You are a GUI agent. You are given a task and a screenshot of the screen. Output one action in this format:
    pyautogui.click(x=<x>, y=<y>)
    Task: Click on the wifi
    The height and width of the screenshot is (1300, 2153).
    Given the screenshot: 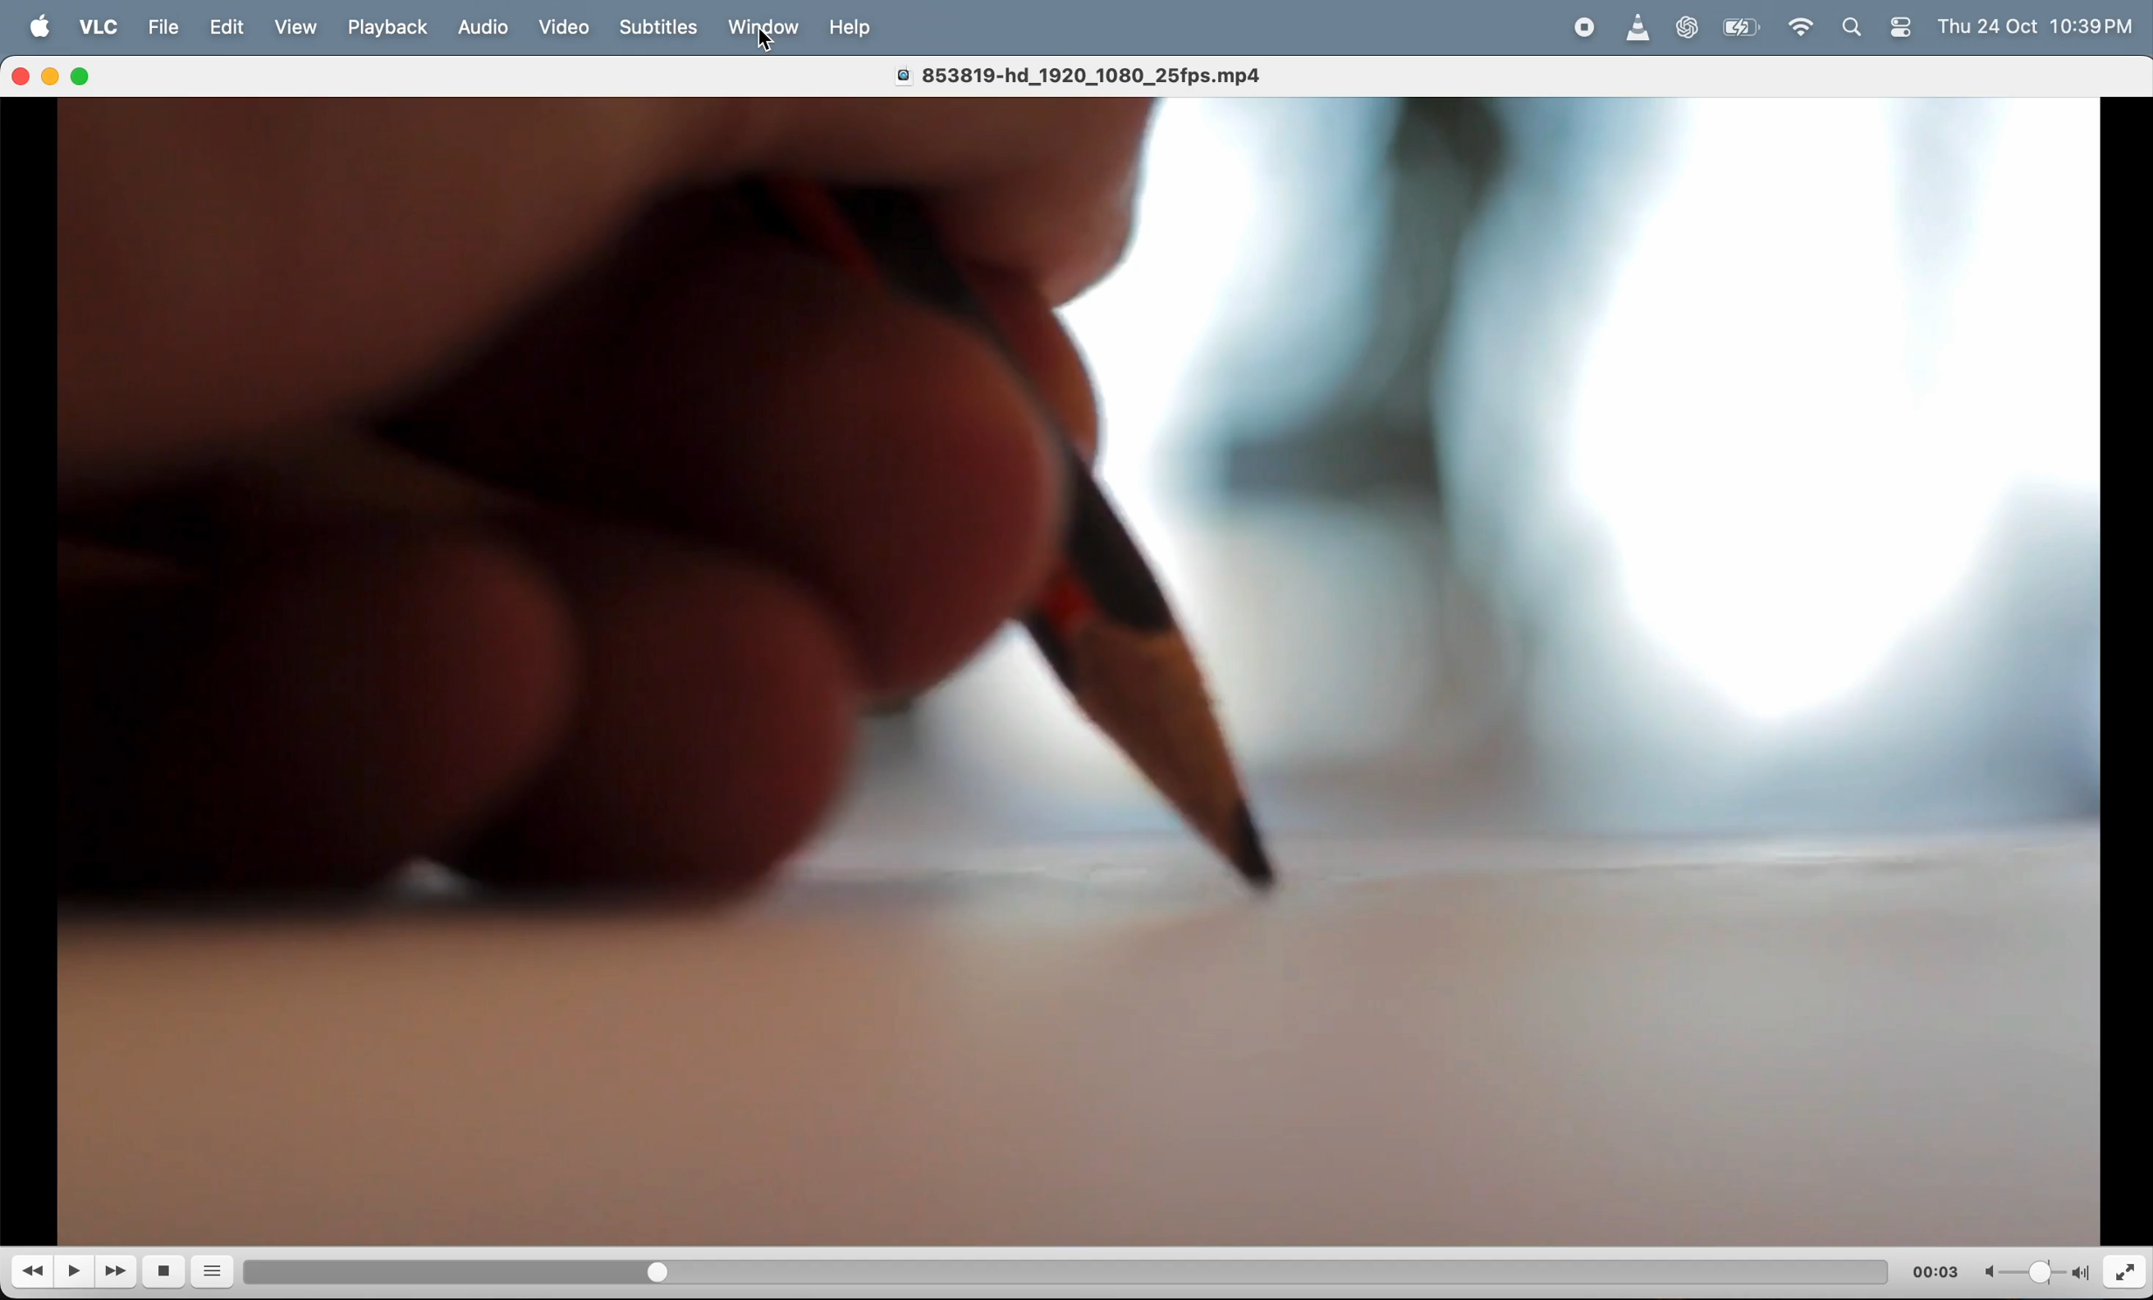 What is the action you would take?
    pyautogui.click(x=1803, y=31)
    